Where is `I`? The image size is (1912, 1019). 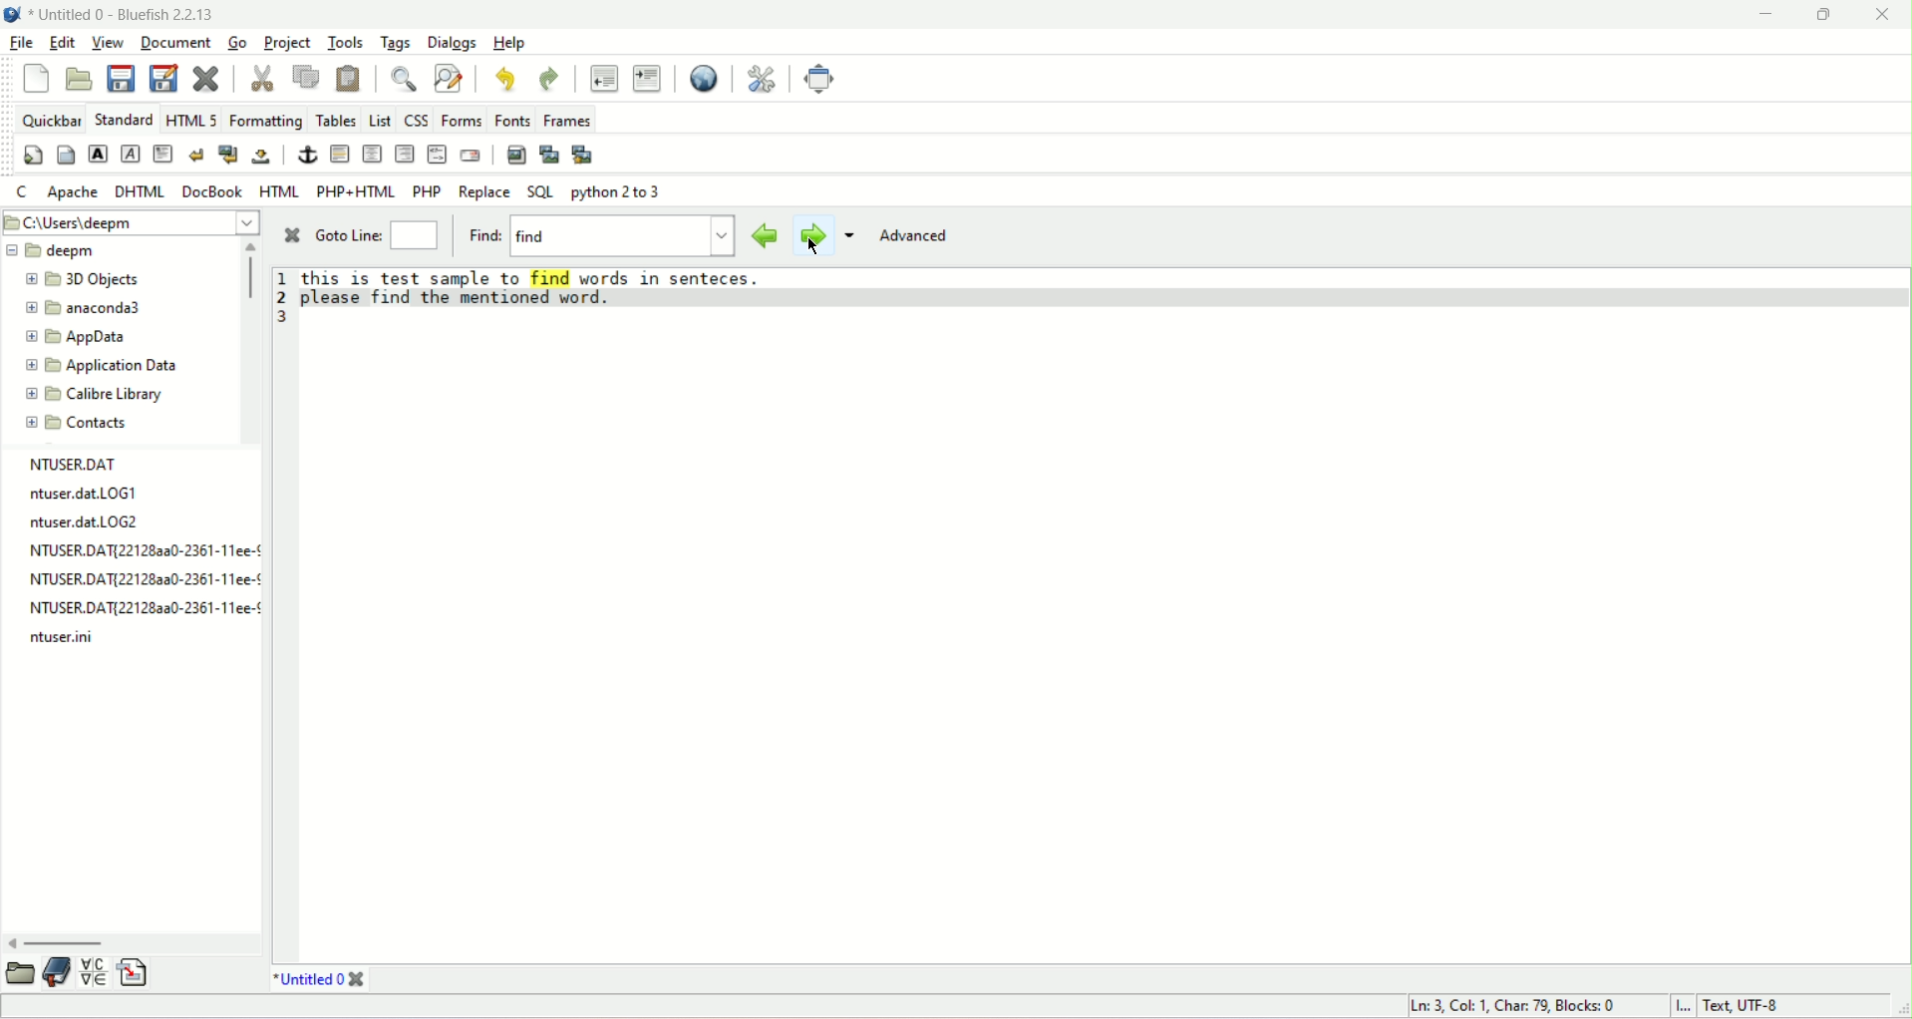 I is located at coordinates (1683, 1007).